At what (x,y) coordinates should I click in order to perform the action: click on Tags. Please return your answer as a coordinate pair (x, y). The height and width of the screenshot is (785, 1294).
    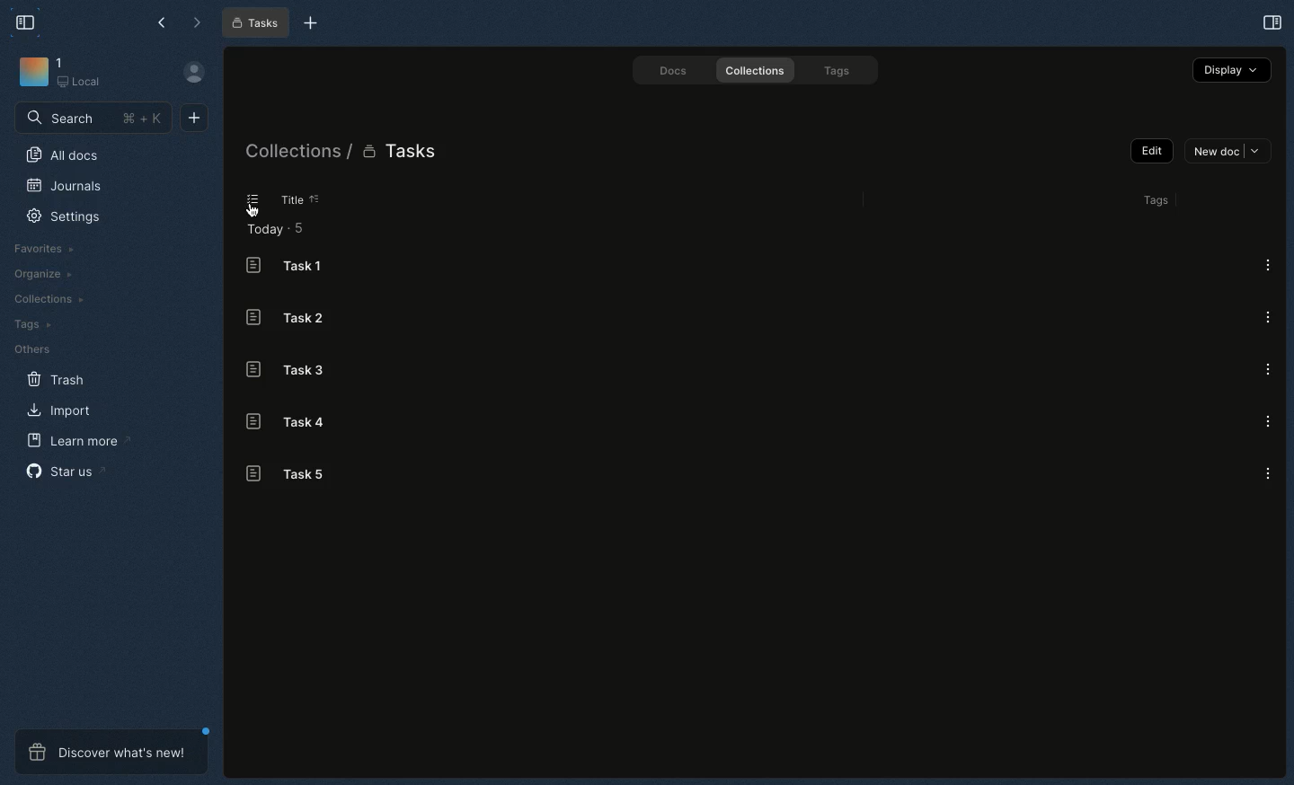
    Looking at the image, I should click on (843, 70).